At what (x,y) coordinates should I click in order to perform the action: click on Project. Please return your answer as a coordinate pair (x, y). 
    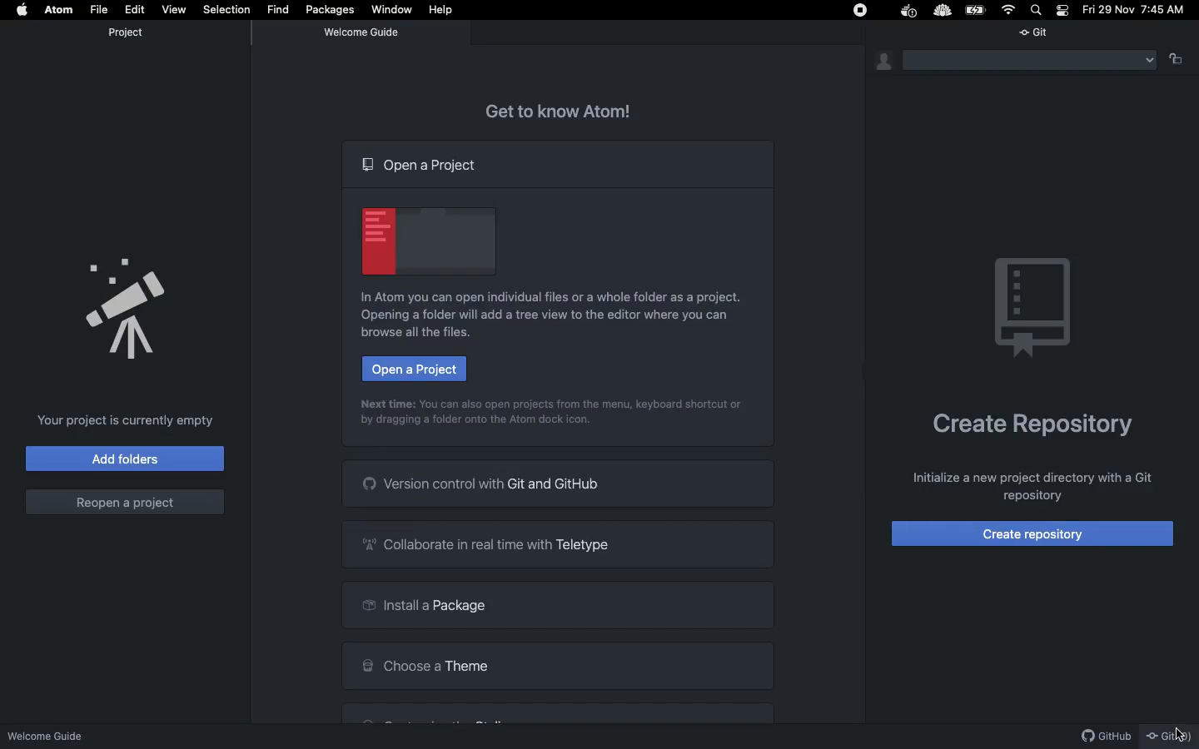
    Looking at the image, I should click on (126, 32).